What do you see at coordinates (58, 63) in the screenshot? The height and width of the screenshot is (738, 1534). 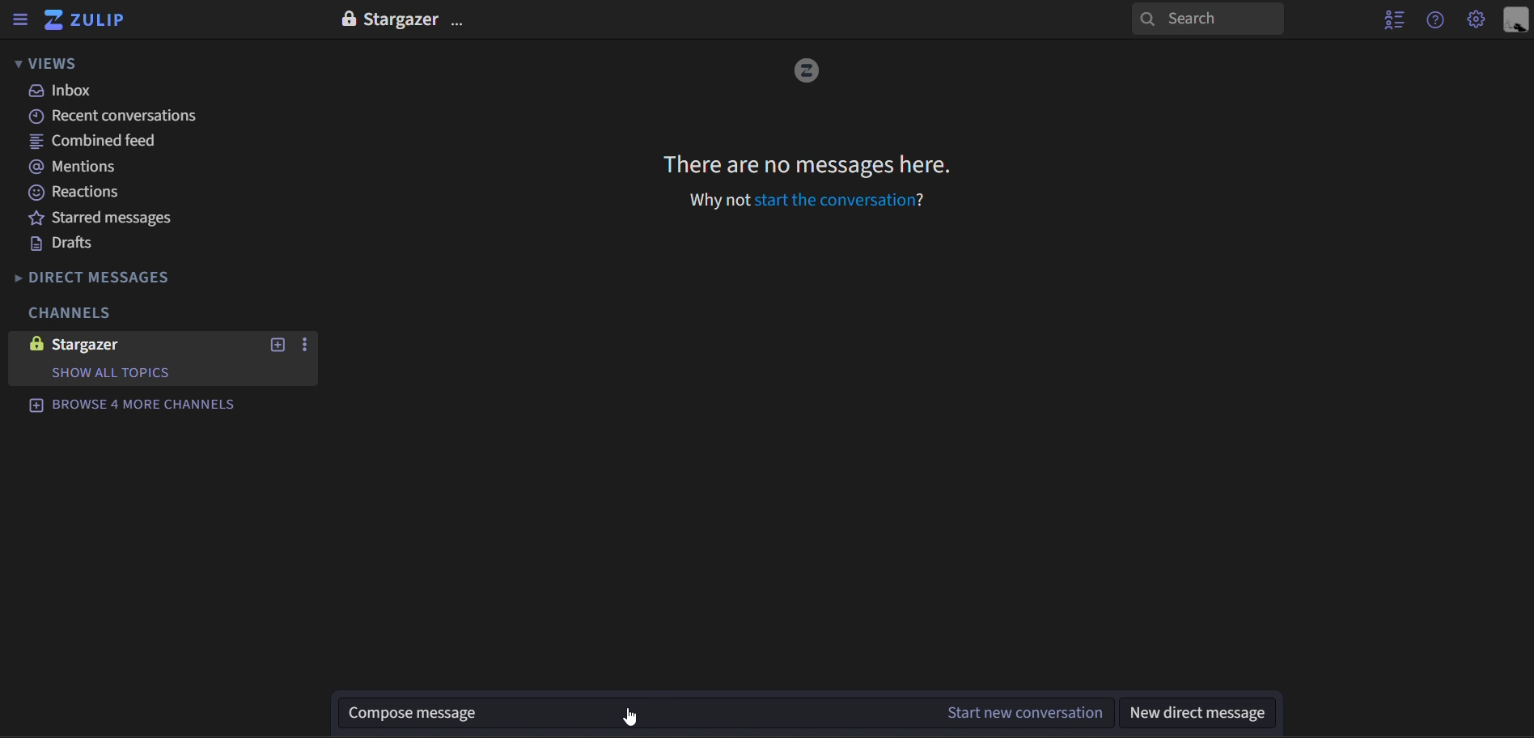 I see `views` at bounding box center [58, 63].